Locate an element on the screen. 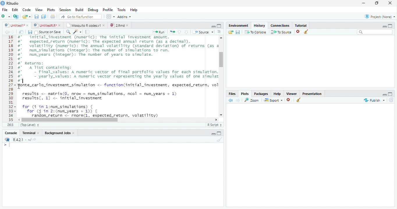 The width and height of the screenshot is (397, 209). Next Plot is located at coordinates (238, 100).